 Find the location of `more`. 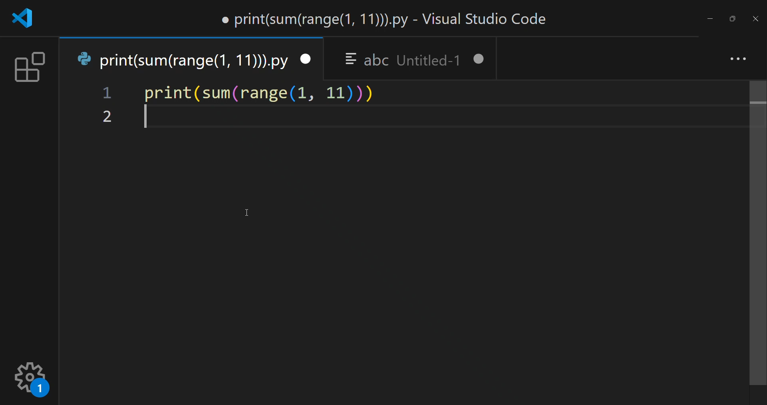

more is located at coordinates (736, 60).